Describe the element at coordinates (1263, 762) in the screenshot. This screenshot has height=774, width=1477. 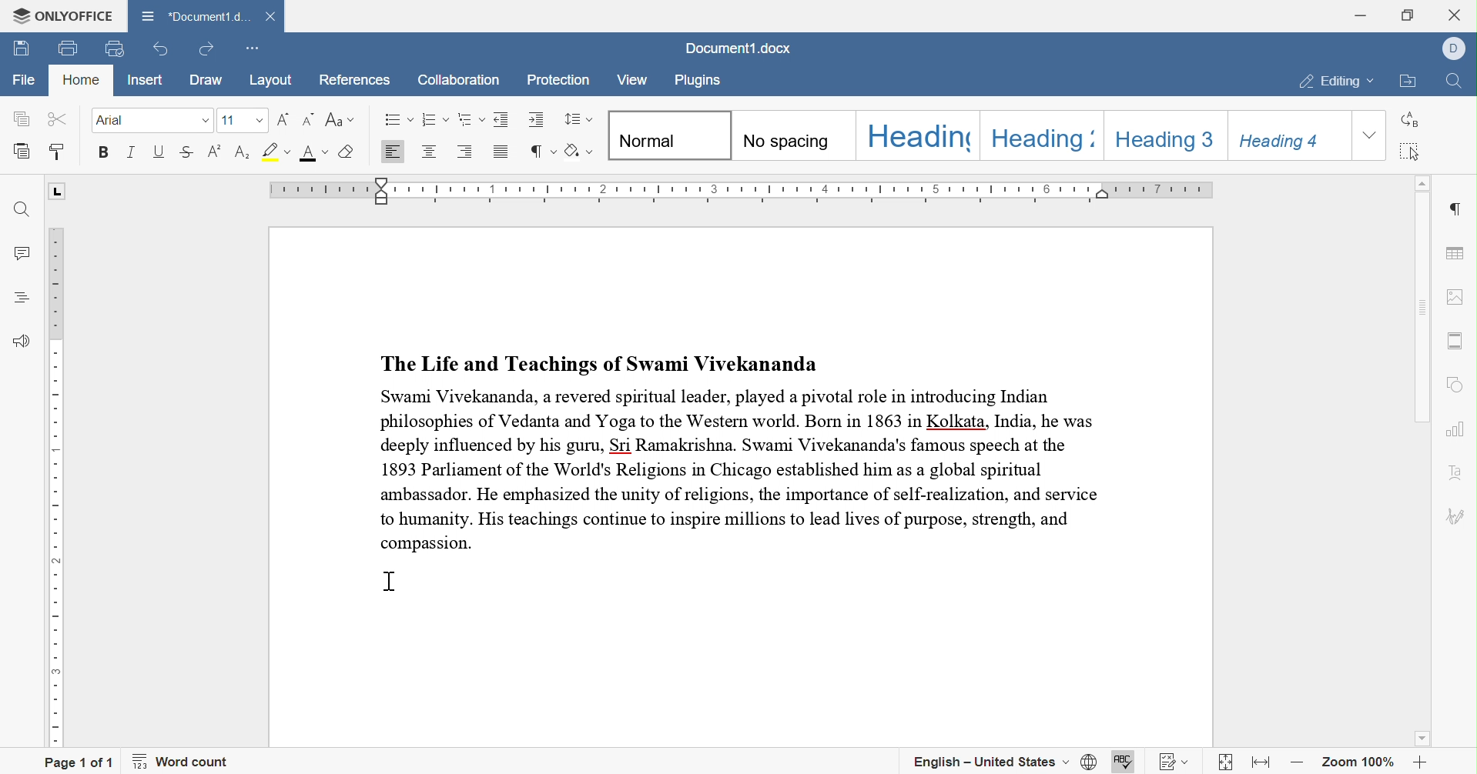
I see `fit to page` at that location.